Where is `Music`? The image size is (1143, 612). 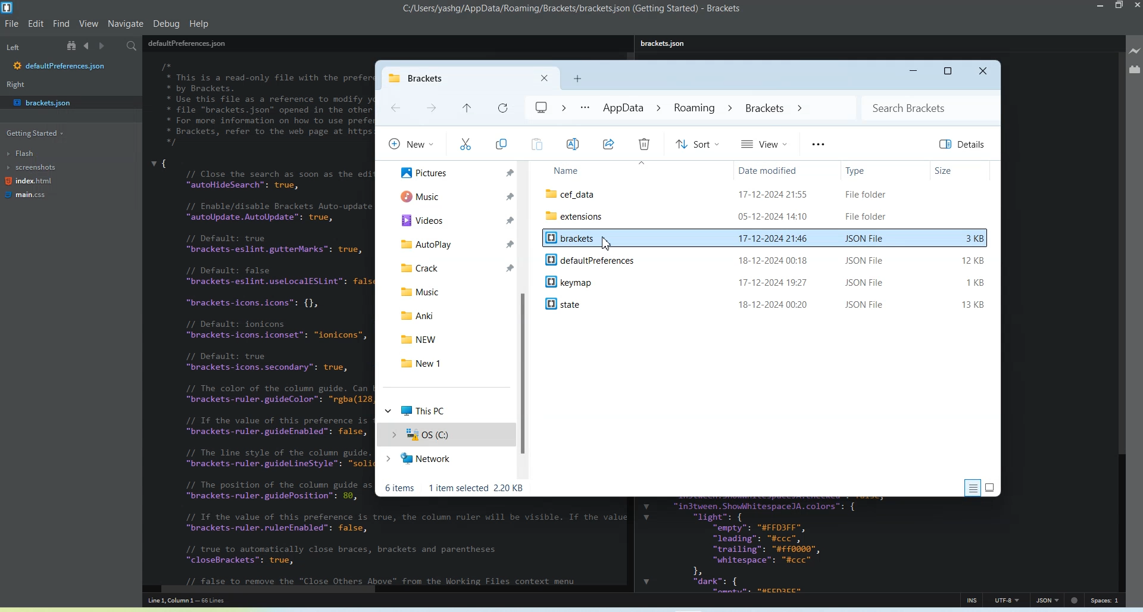
Music is located at coordinates (452, 290).